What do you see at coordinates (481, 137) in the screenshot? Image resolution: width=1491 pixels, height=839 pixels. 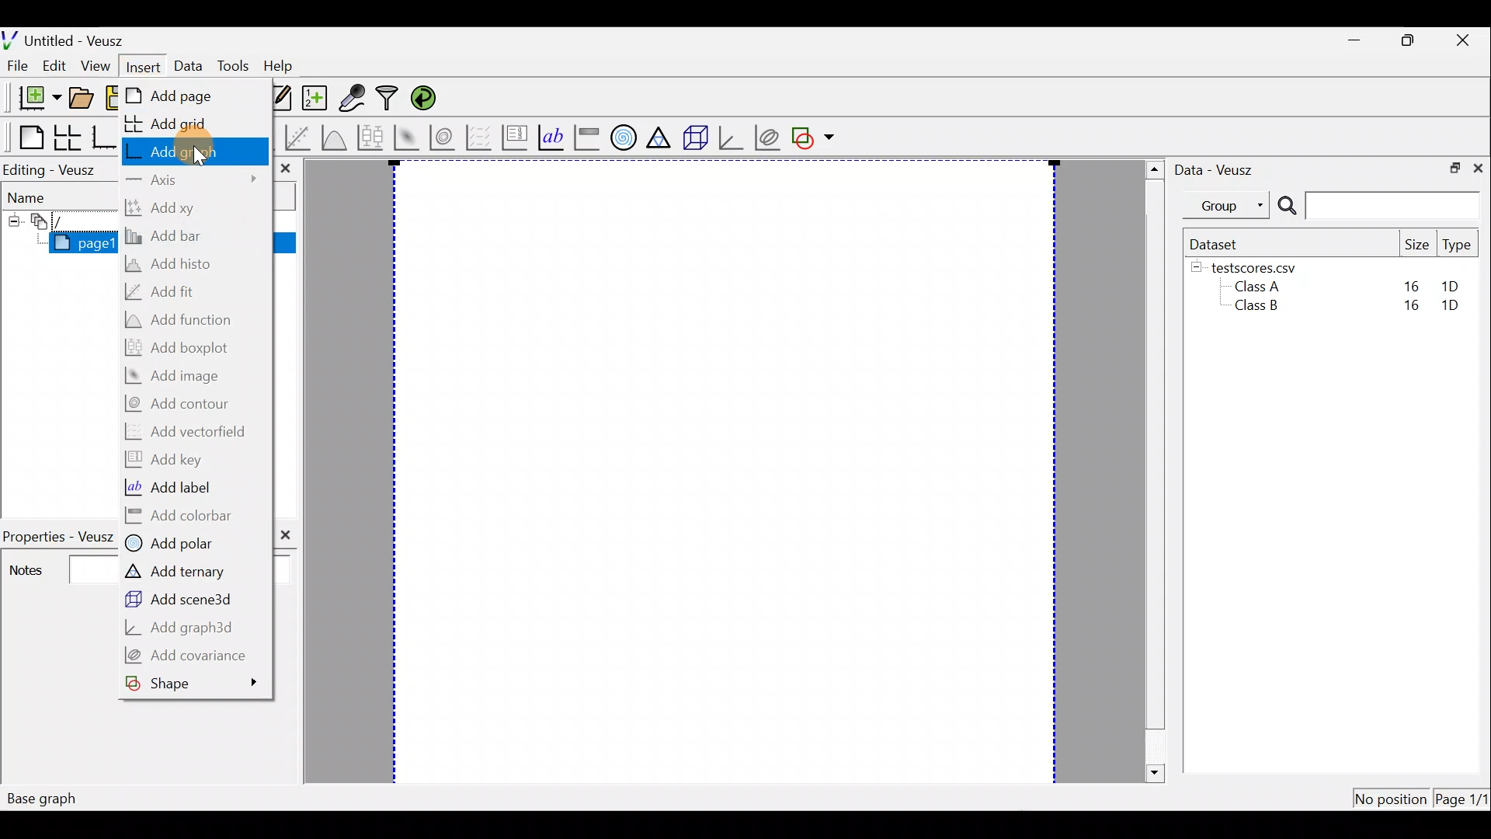 I see `Plot a vector field` at bounding box center [481, 137].